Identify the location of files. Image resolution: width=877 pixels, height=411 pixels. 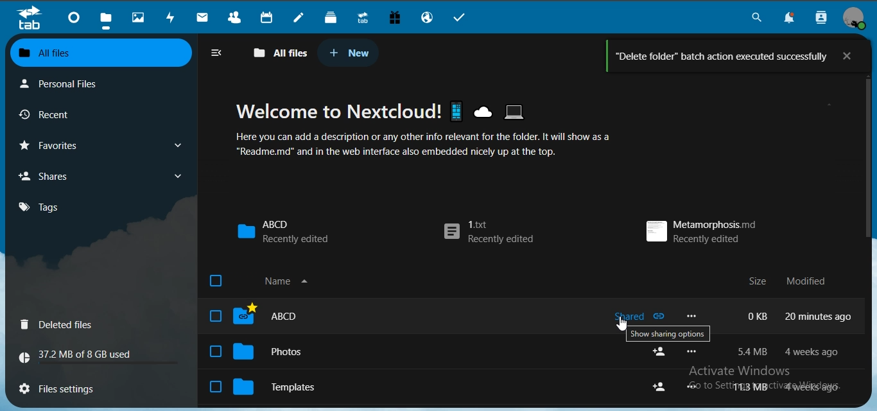
(107, 17).